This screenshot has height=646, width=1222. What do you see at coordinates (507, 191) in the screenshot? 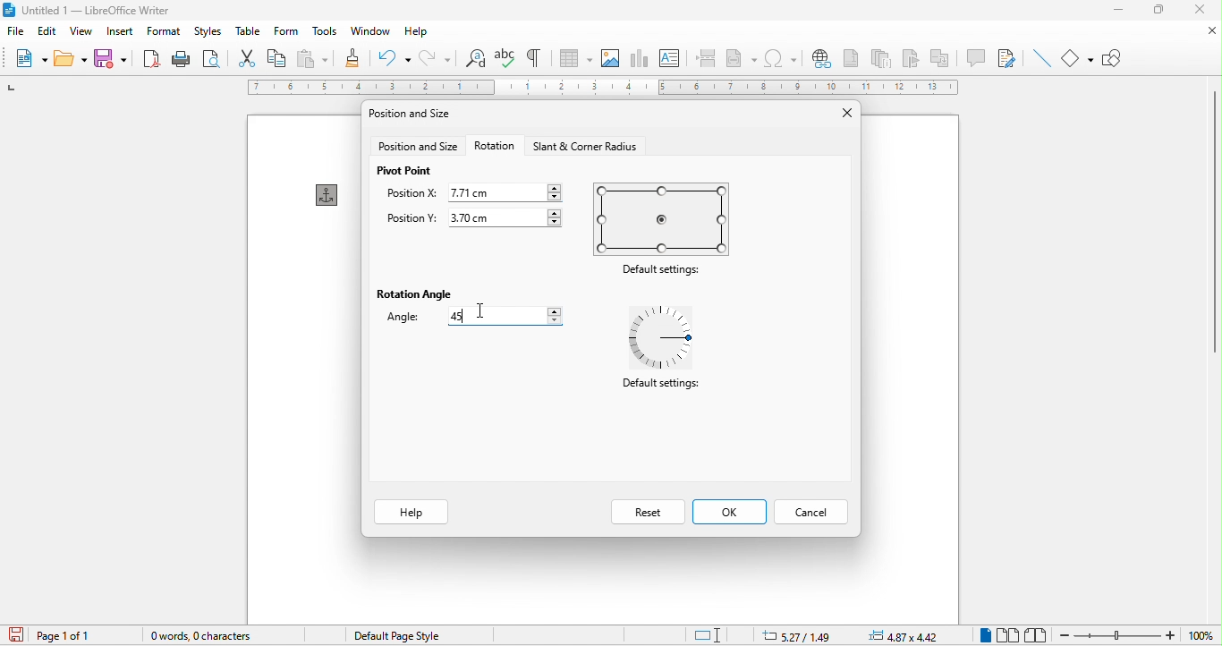
I see `7.71 cm` at bounding box center [507, 191].